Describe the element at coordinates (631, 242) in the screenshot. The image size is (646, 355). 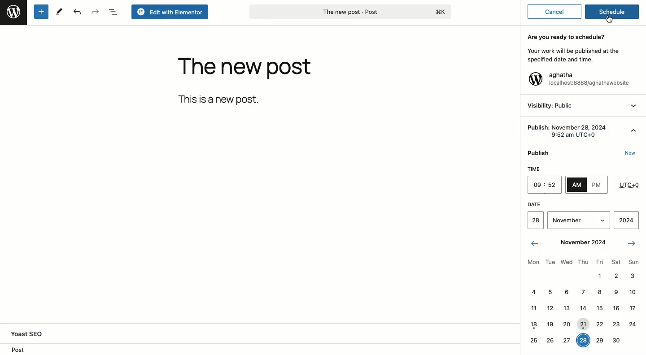
I see `Right arrow` at that location.